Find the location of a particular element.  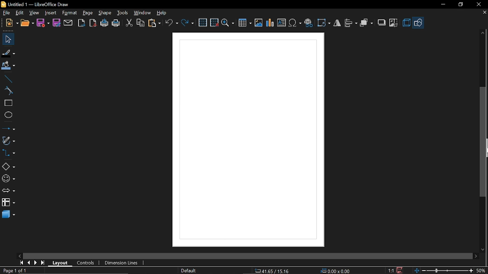

go to last page is located at coordinates (43, 263).